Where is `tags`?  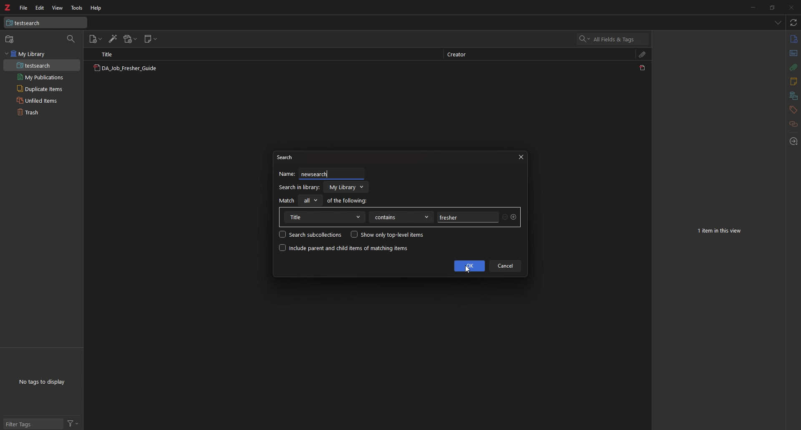 tags is located at coordinates (793, 110).